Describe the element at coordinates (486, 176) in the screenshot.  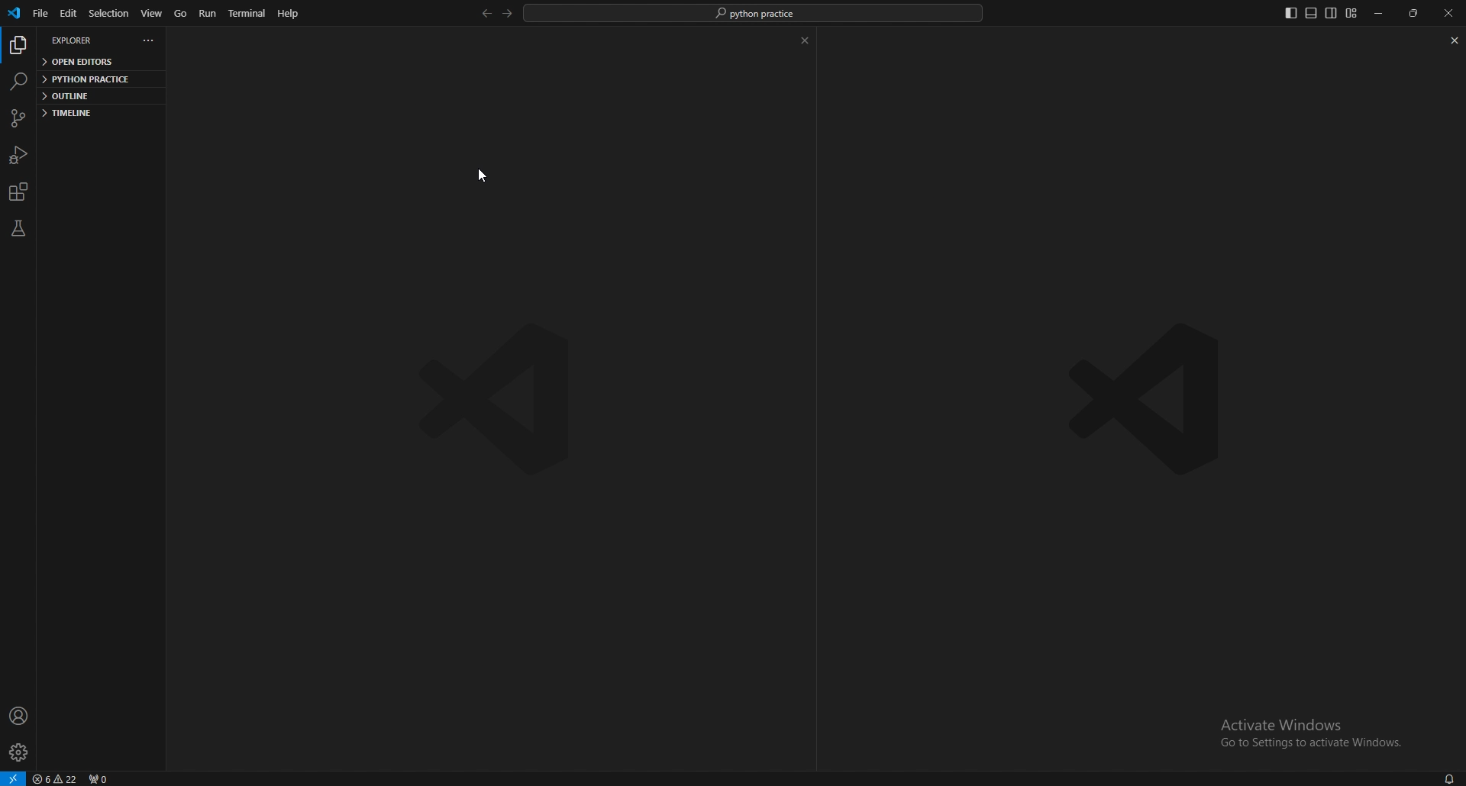
I see `cursor` at that location.